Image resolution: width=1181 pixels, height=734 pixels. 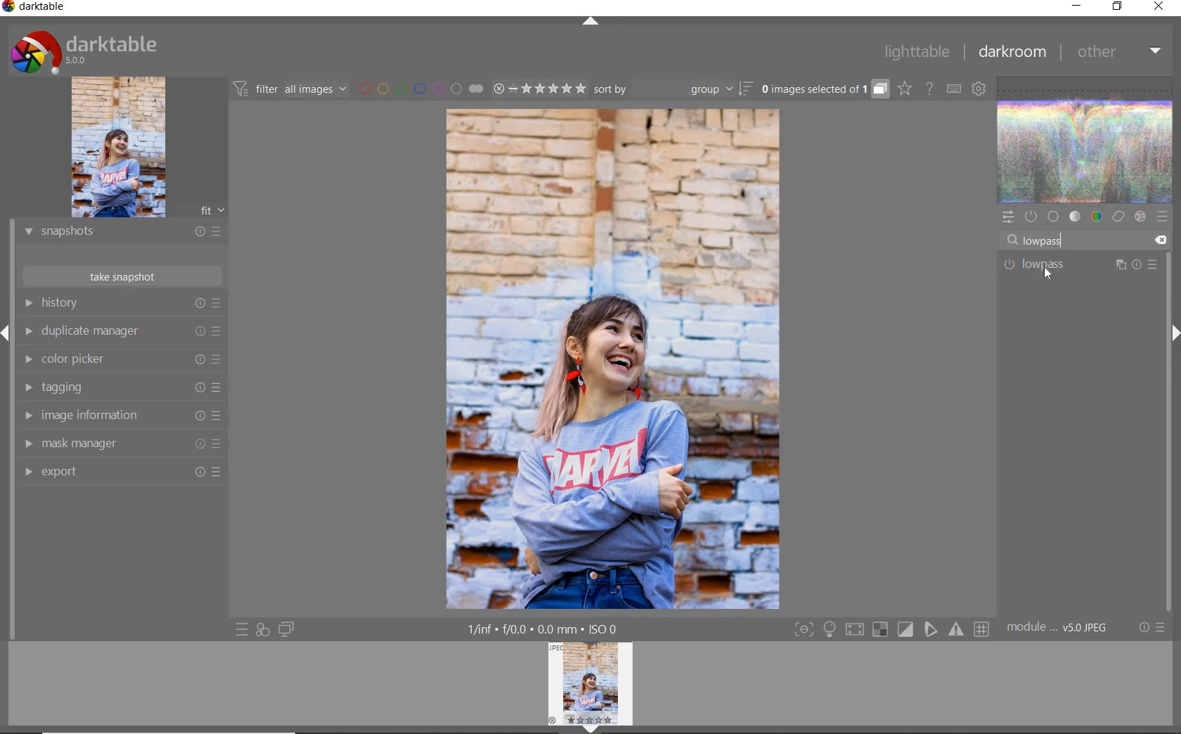 What do you see at coordinates (120, 418) in the screenshot?
I see `image information` at bounding box center [120, 418].